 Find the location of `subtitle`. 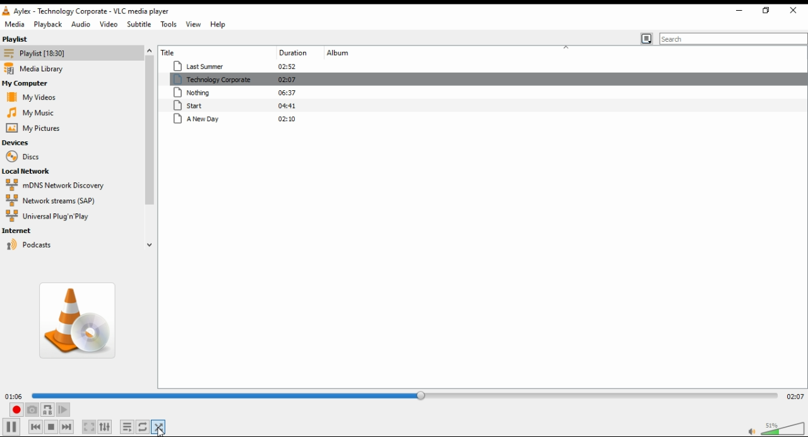

subtitle is located at coordinates (138, 26).